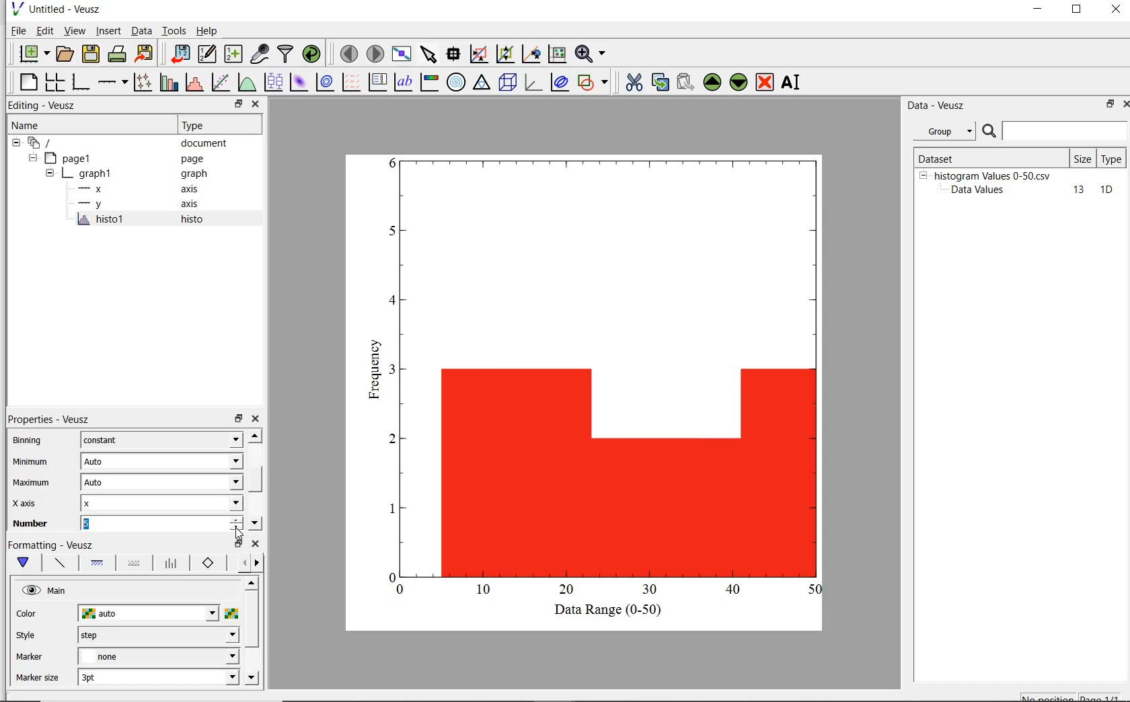  What do you see at coordinates (990, 132) in the screenshot?
I see `search` at bounding box center [990, 132].